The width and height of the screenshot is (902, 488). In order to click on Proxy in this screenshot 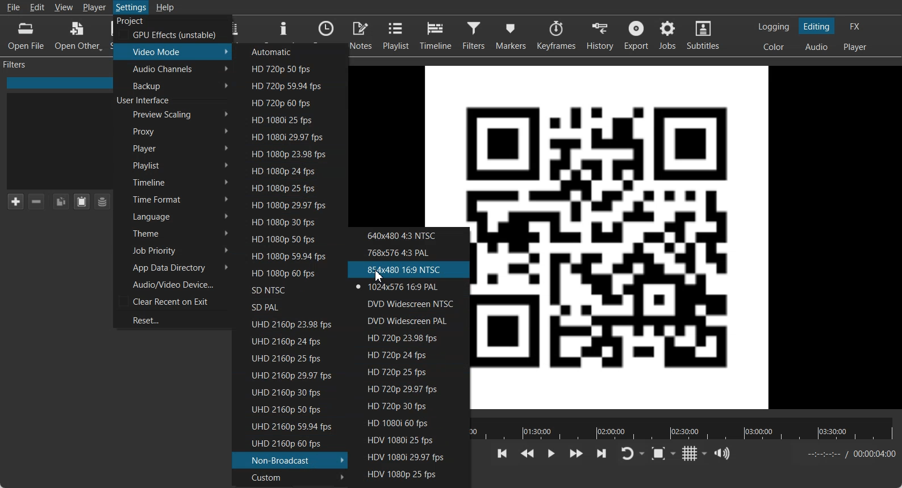, I will do `click(173, 131)`.